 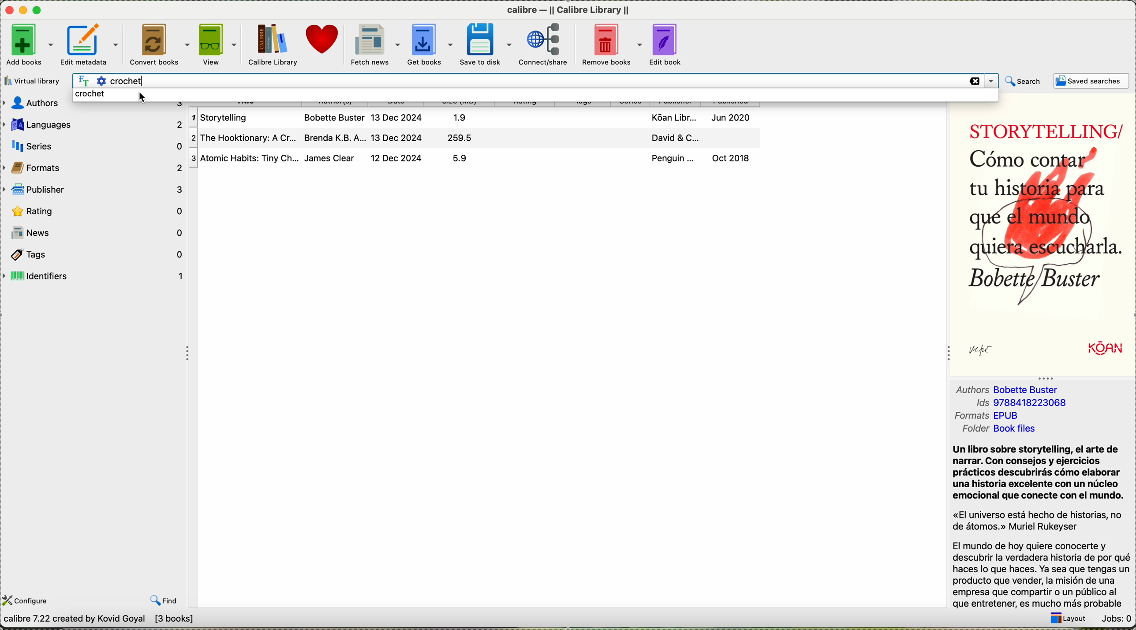 I want to click on edit book, so click(x=667, y=43).